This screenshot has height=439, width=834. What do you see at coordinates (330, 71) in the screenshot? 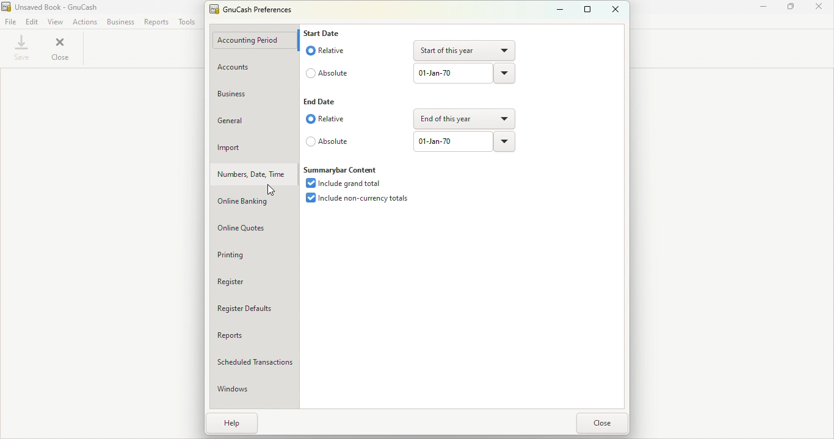
I see `Absolute` at bounding box center [330, 71].